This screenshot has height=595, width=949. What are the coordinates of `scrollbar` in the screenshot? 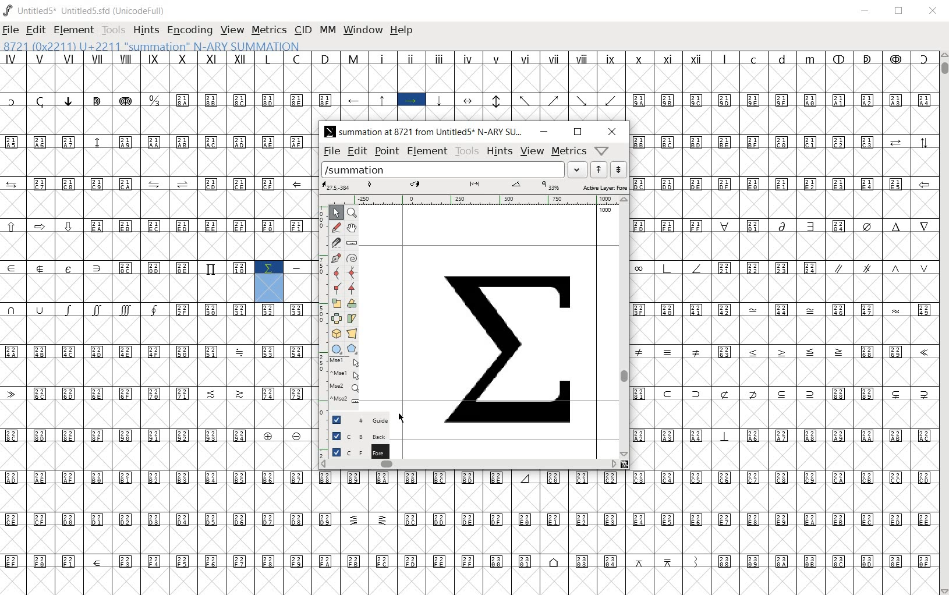 It's located at (625, 326).